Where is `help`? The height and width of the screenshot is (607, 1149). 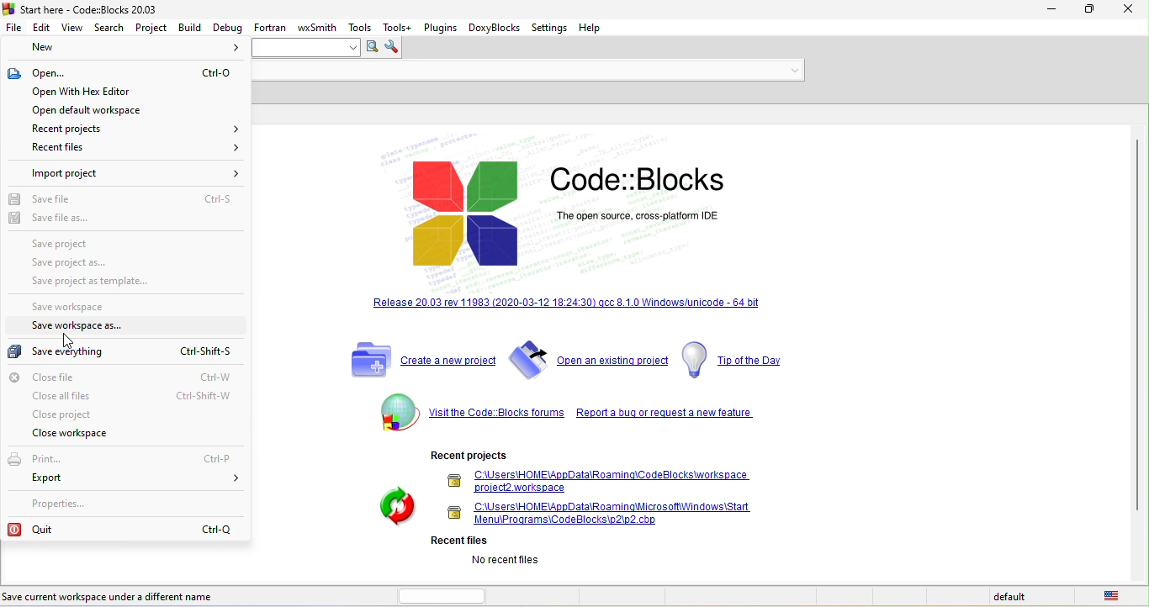 help is located at coordinates (597, 28).